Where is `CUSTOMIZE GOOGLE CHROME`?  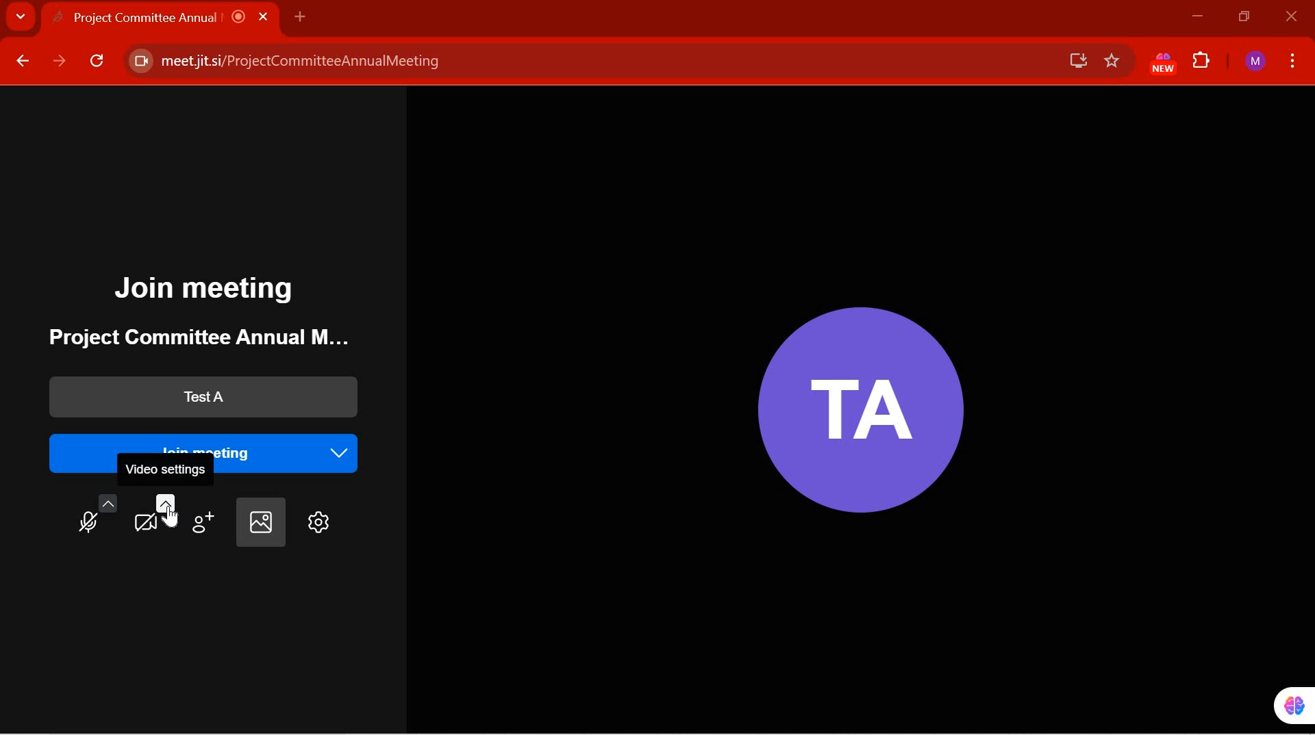 CUSTOMIZE GOOGLE CHROME is located at coordinates (1293, 60).